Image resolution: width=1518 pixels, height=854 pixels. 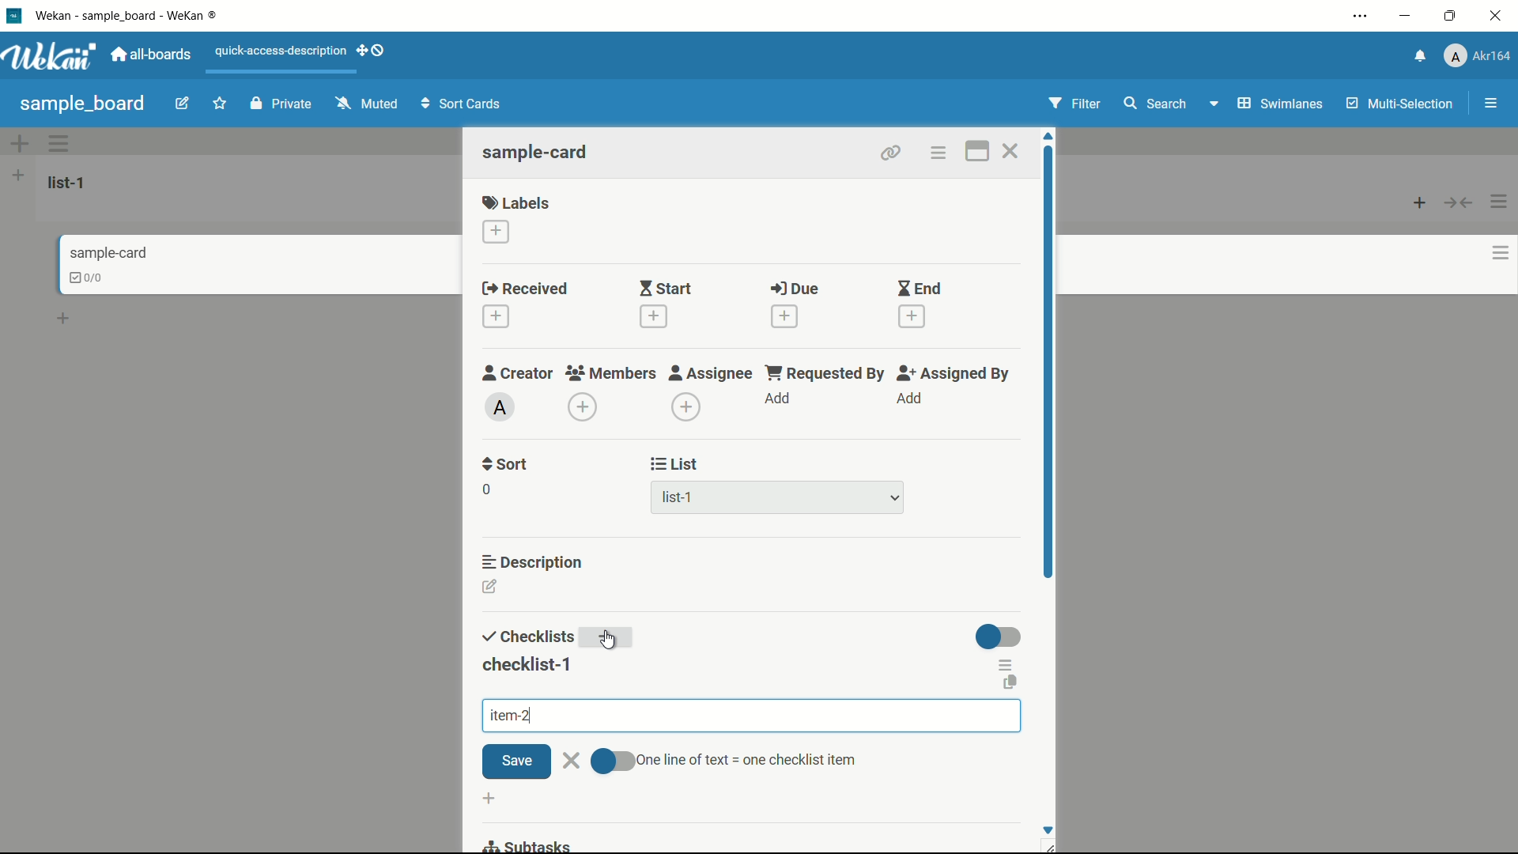 What do you see at coordinates (711, 373) in the screenshot?
I see `assignee` at bounding box center [711, 373].